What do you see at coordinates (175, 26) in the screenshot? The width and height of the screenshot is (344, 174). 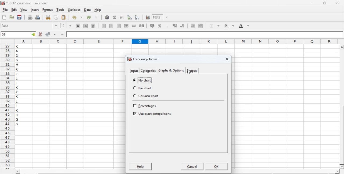 I see `decrease number of decimals displayed` at bounding box center [175, 26].